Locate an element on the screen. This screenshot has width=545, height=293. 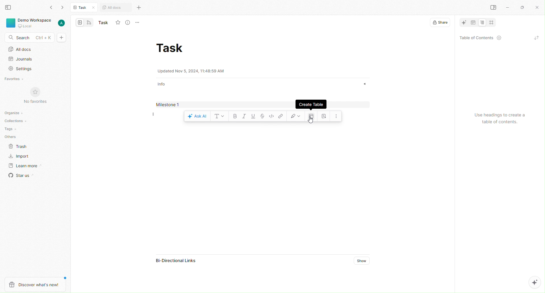
Options is located at coordinates (337, 116).